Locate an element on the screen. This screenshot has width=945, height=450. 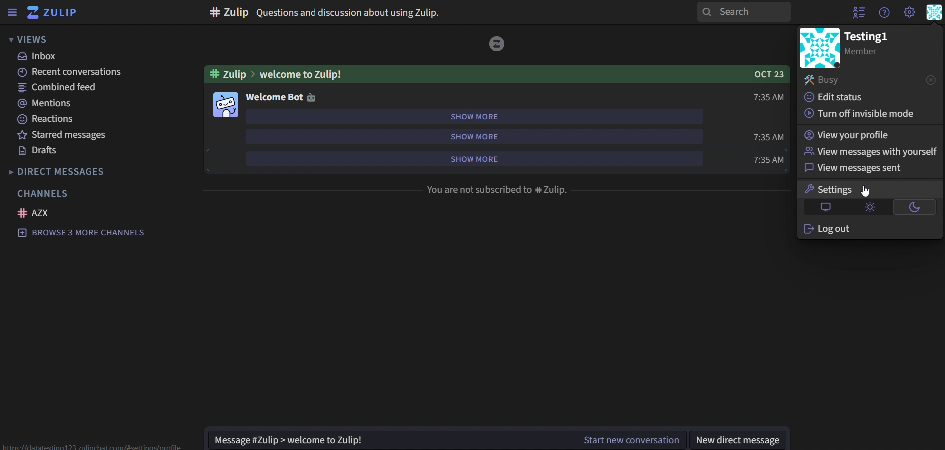
recent conversations is located at coordinates (68, 71).